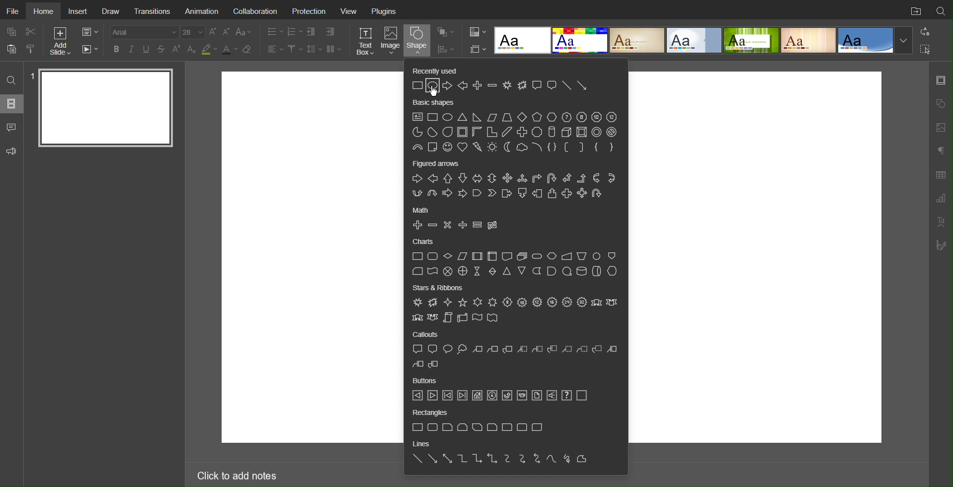 The image size is (953, 487). Describe the element at coordinates (940, 149) in the screenshot. I see `Paragraph Settings` at that location.